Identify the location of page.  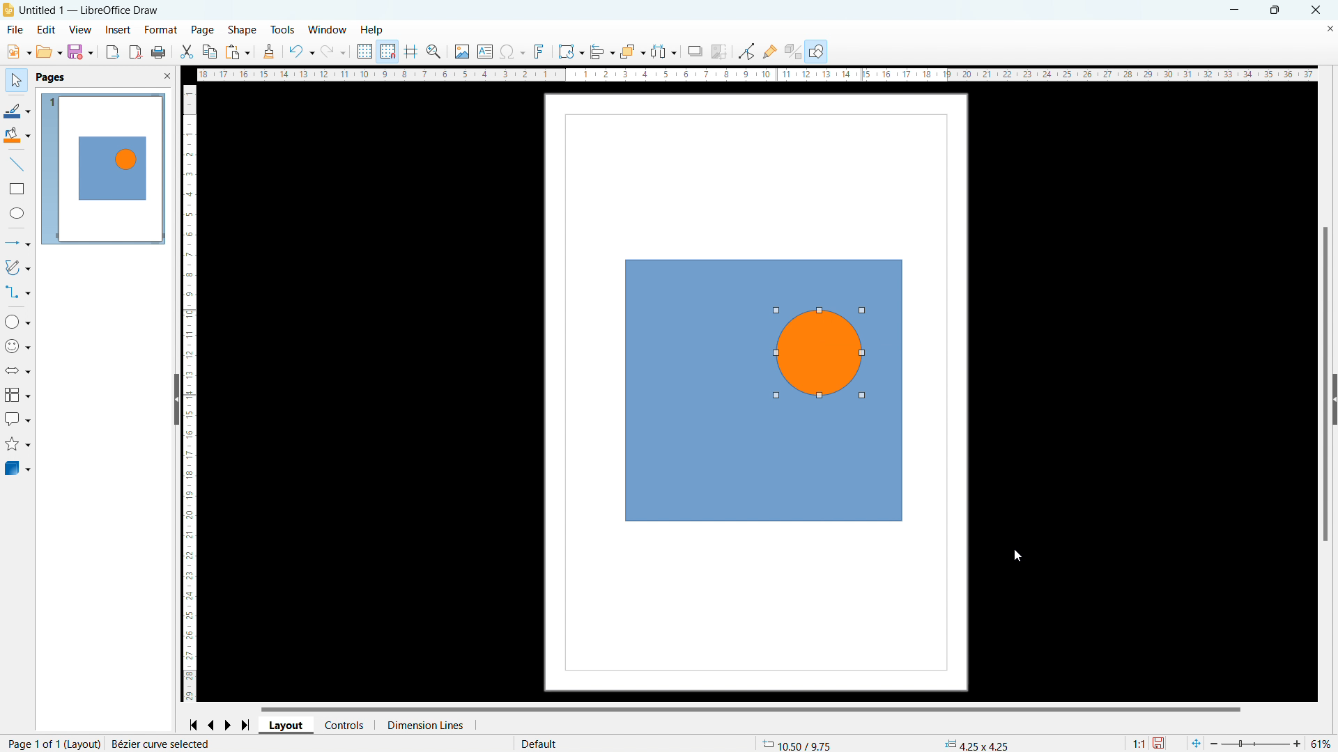
(203, 30).